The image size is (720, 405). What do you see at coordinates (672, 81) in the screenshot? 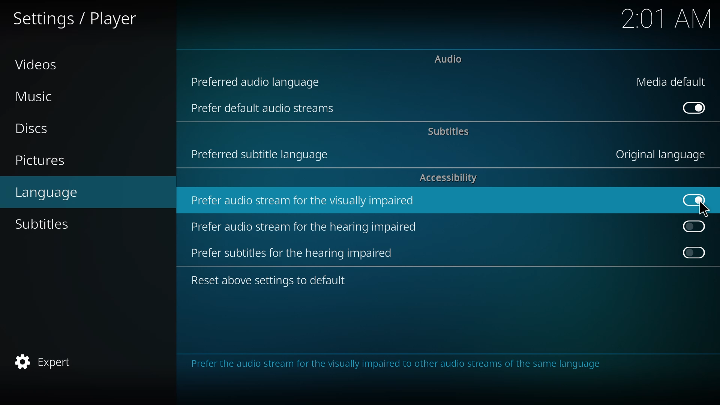
I see `media default` at bounding box center [672, 81].